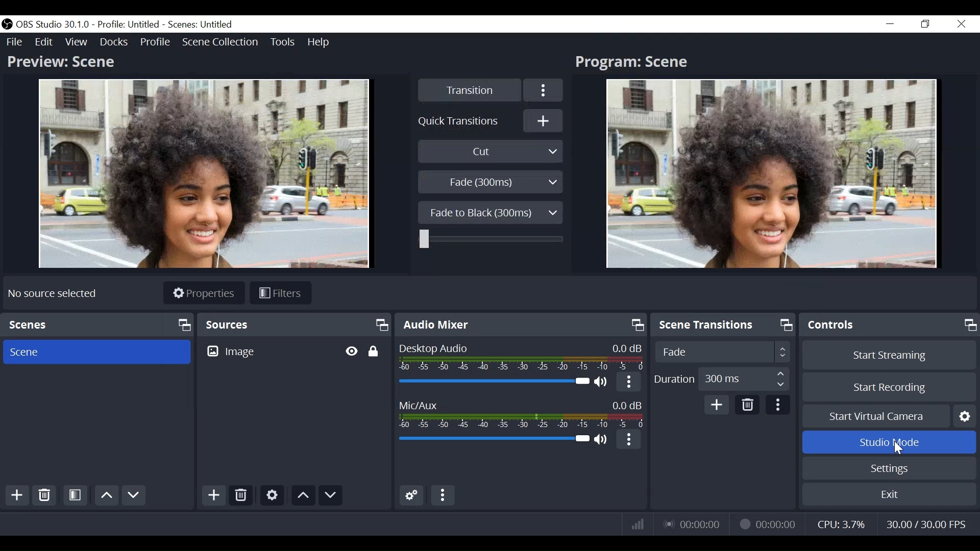 The width and height of the screenshot is (980, 551). I want to click on Close, so click(961, 24).